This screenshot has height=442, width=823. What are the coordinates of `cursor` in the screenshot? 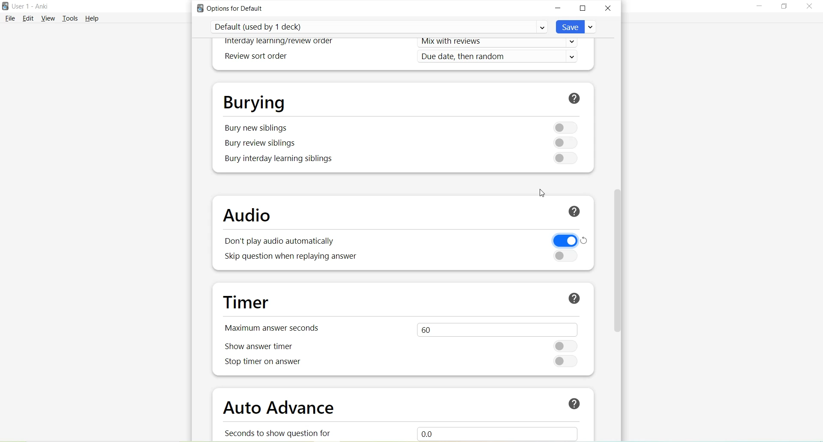 It's located at (618, 231).